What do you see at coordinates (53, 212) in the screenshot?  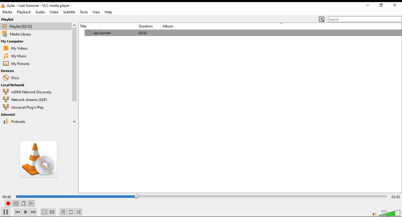 I see `show extended settings` at bounding box center [53, 212].